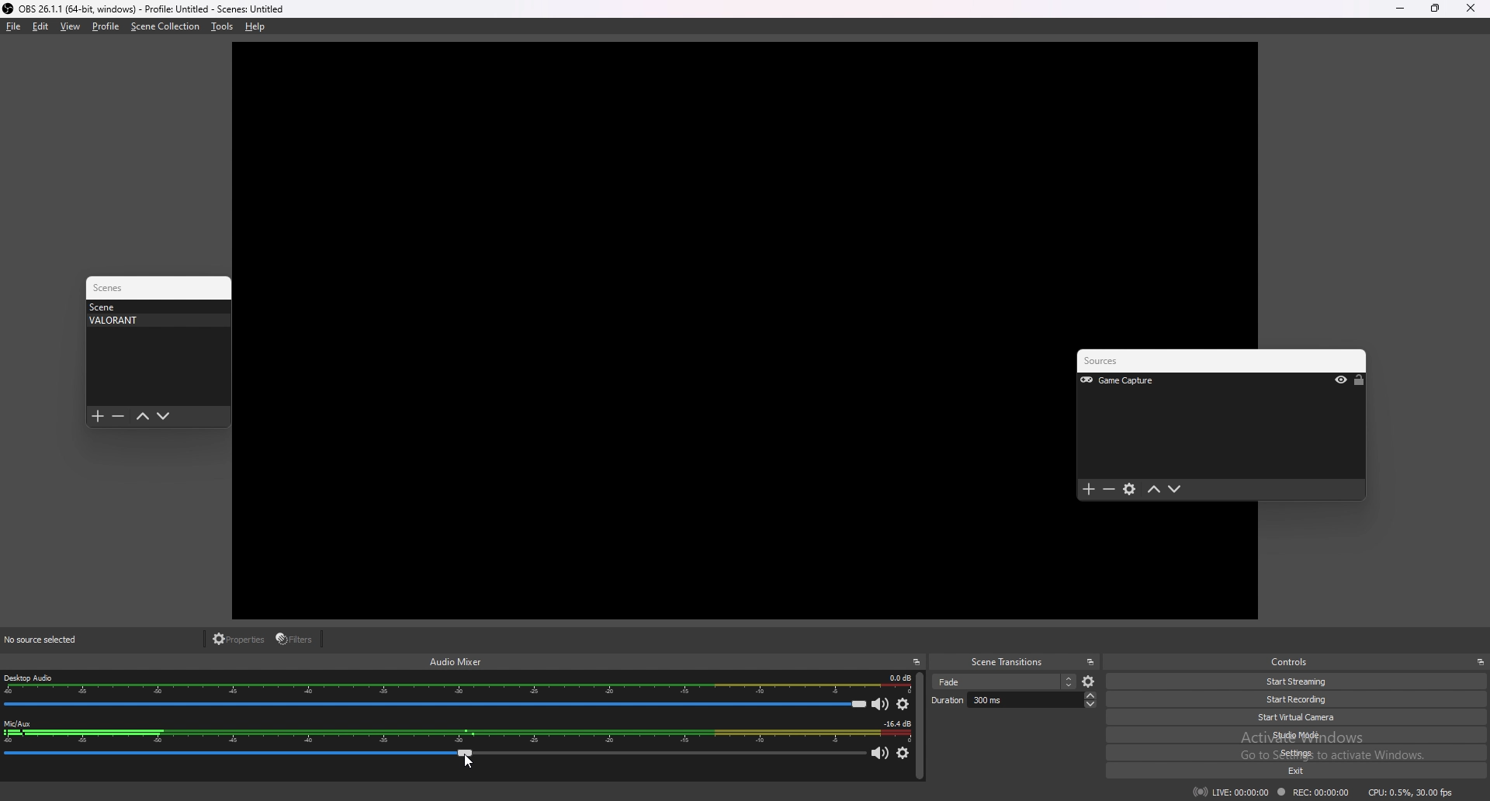 The width and height of the screenshot is (1490, 801). I want to click on scene selection, so click(1004, 681).